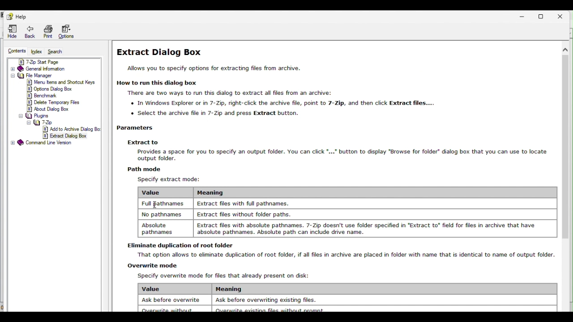 This screenshot has width=573, height=322. I want to click on restore, so click(542, 17).